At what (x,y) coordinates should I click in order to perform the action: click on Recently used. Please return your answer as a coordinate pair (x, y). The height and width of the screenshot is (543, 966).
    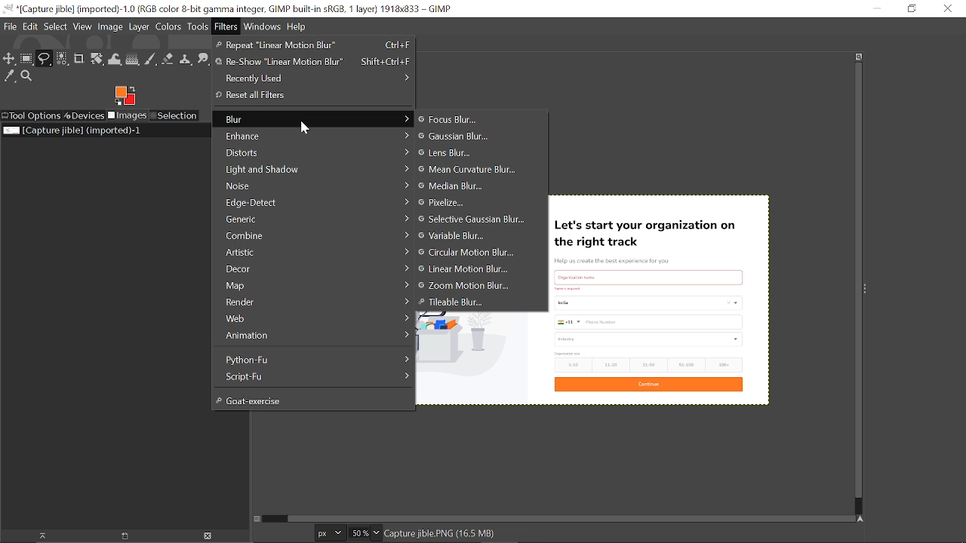
    Looking at the image, I should click on (313, 78).